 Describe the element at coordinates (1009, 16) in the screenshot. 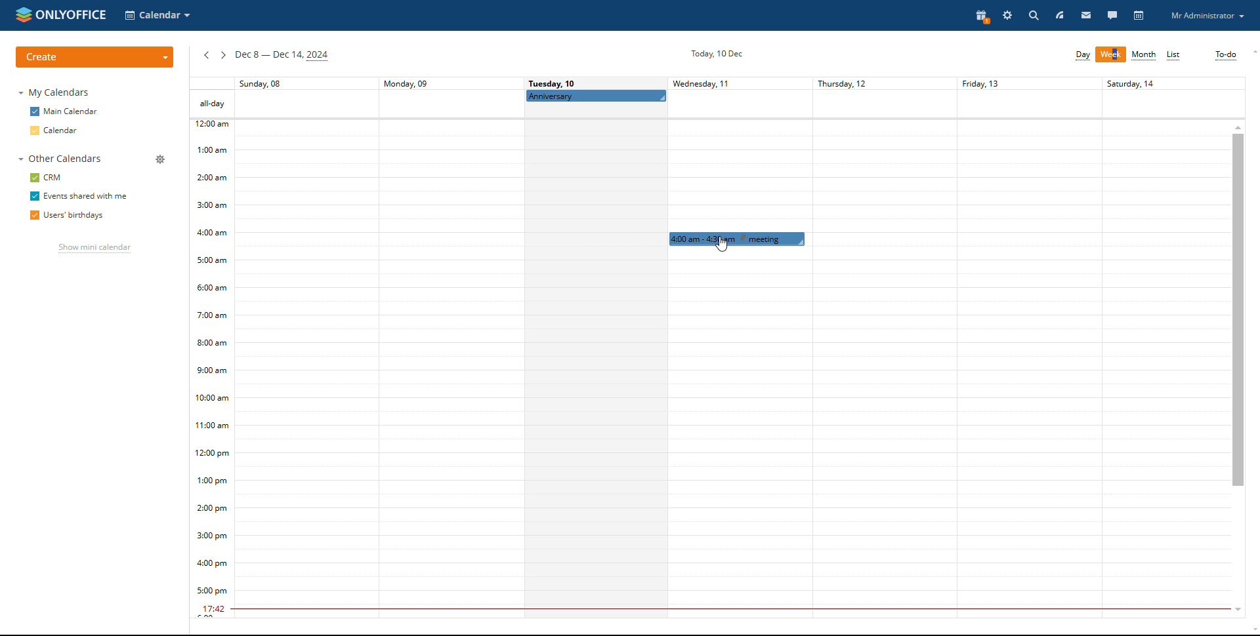

I see `settings` at that location.